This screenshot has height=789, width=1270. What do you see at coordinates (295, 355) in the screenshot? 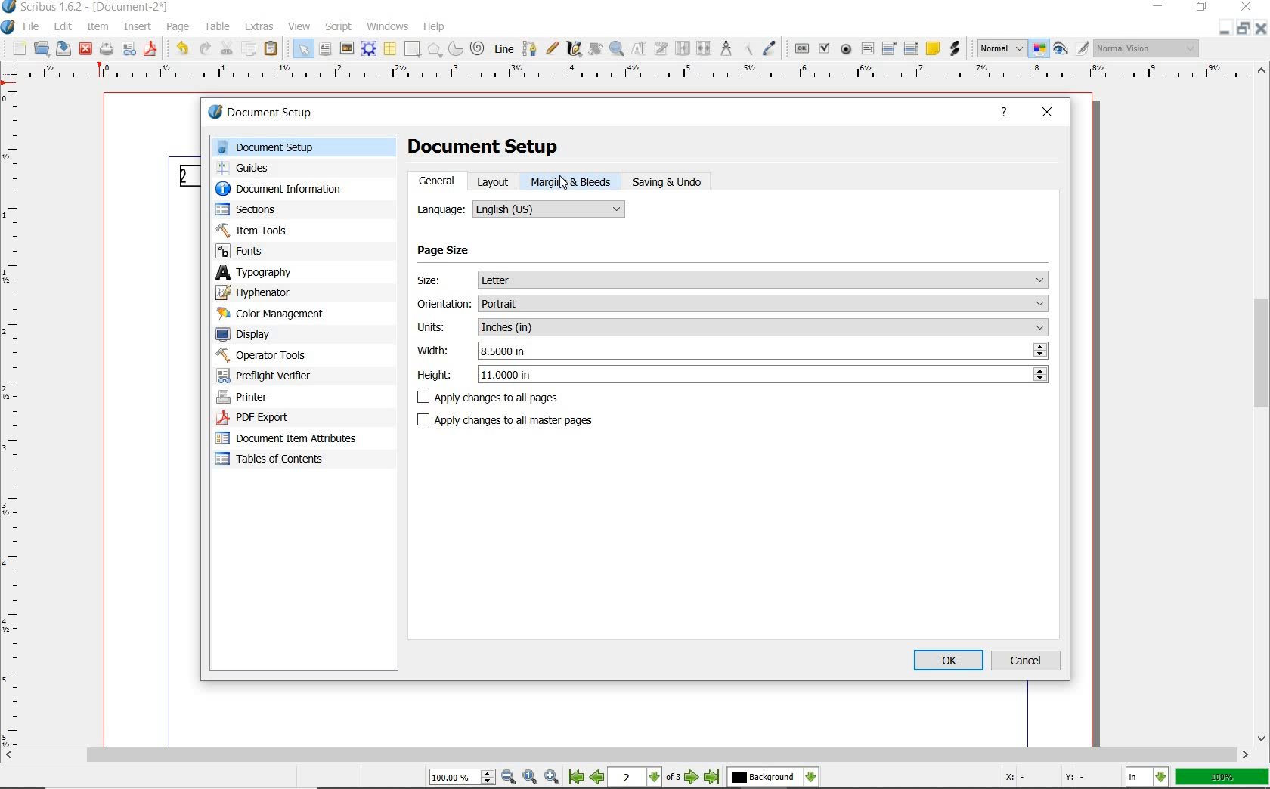
I see `operator tools` at bounding box center [295, 355].